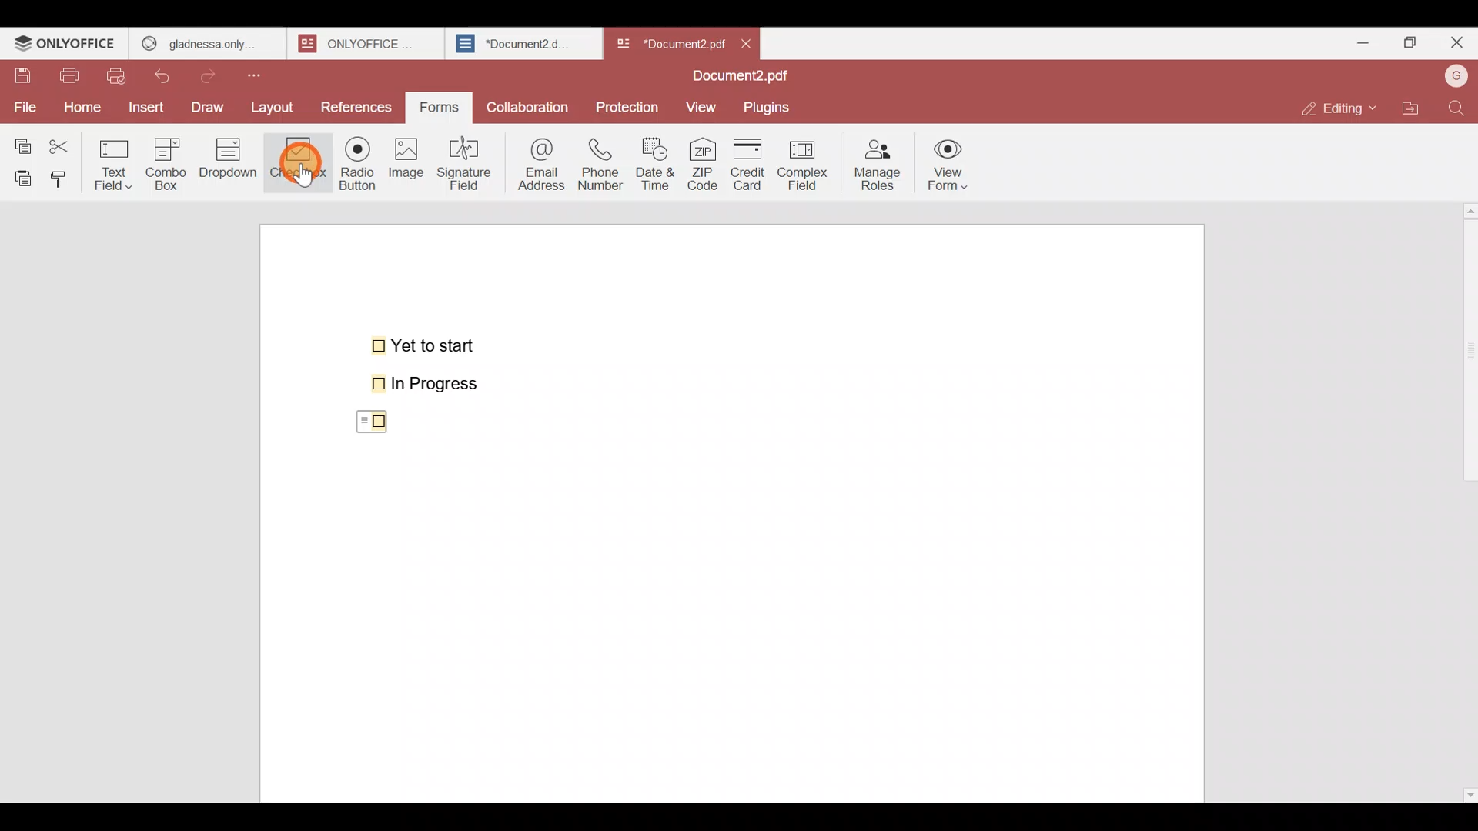 Image resolution: width=1478 pixels, height=831 pixels. I want to click on Document2.d, so click(523, 48).